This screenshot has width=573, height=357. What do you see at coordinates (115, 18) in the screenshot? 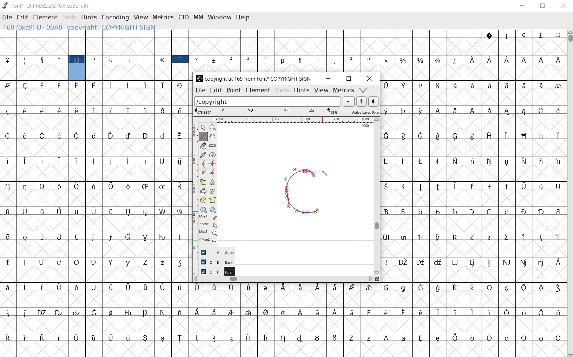
I see `Encoding` at bounding box center [115, 18].